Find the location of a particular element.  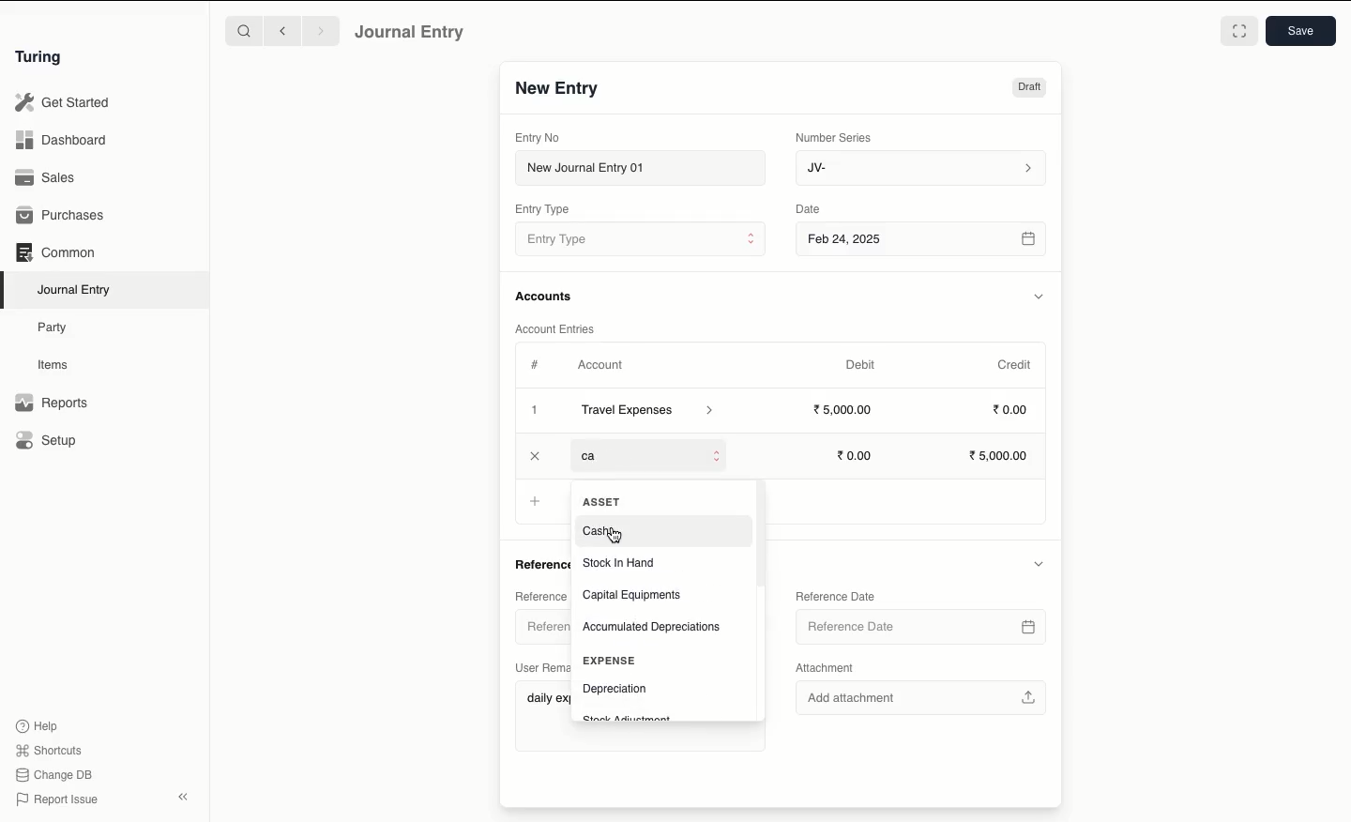

Account Entries is located at coordinates (558, 328).